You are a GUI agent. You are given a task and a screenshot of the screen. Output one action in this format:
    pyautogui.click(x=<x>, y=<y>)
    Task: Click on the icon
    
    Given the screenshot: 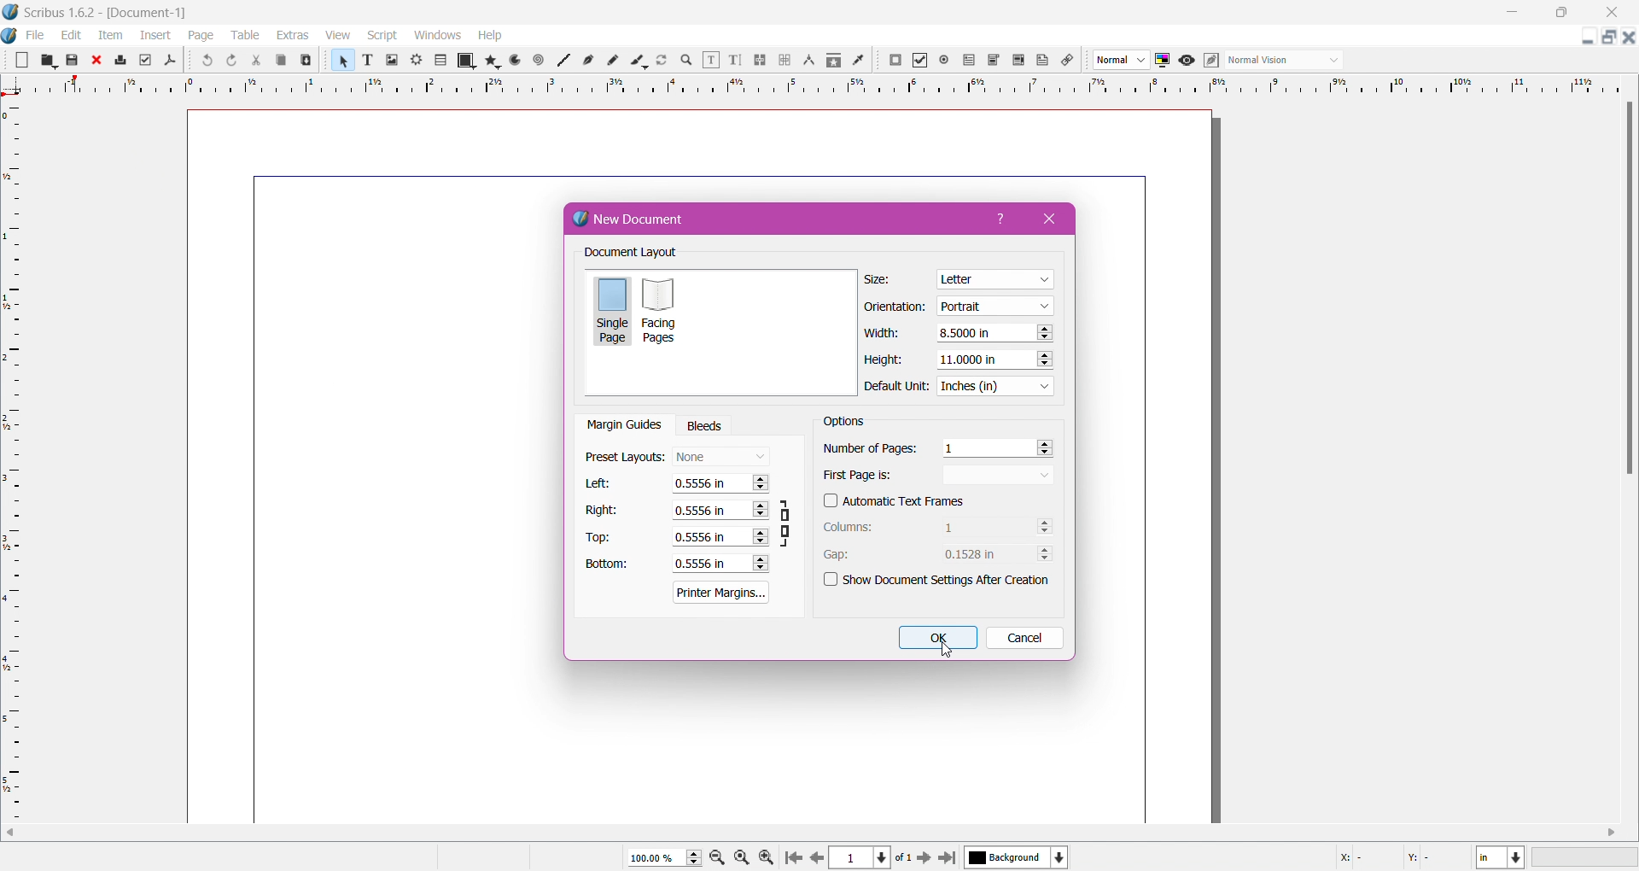 What is the action you would take?
    pyautogui.click(x=562, y=61)
    